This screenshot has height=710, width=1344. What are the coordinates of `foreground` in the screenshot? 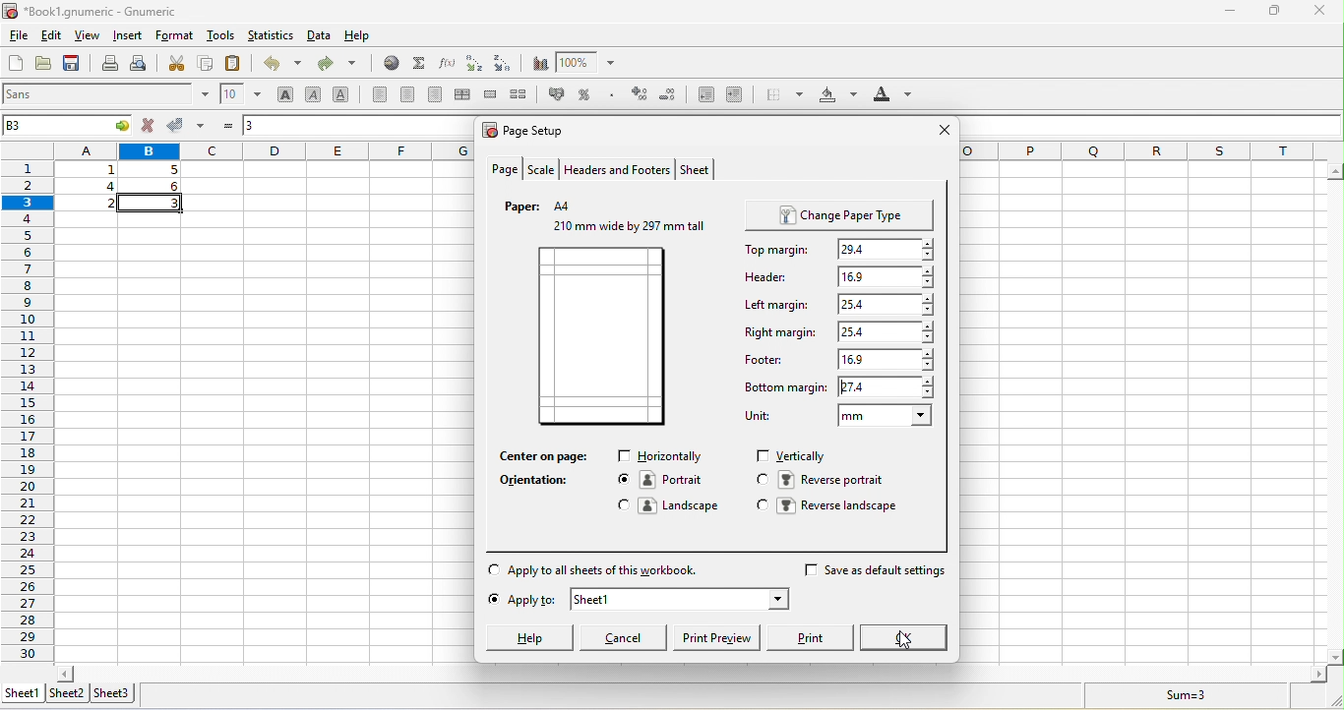 It's located at (892, 97).